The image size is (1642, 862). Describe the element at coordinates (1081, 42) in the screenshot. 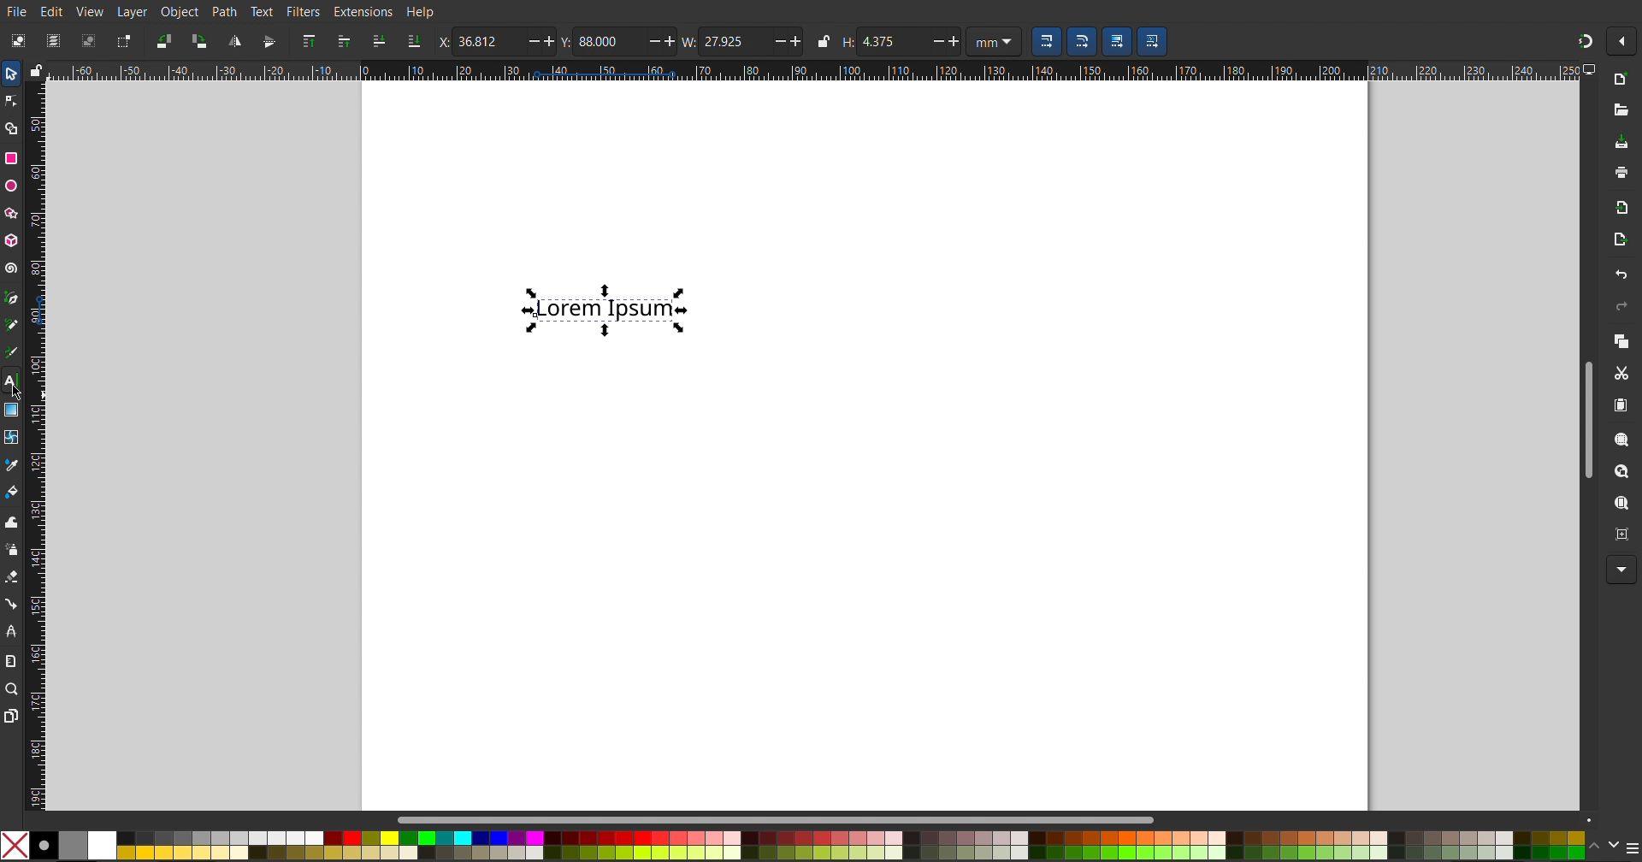

I see `Scale radii of round corners` at that location.